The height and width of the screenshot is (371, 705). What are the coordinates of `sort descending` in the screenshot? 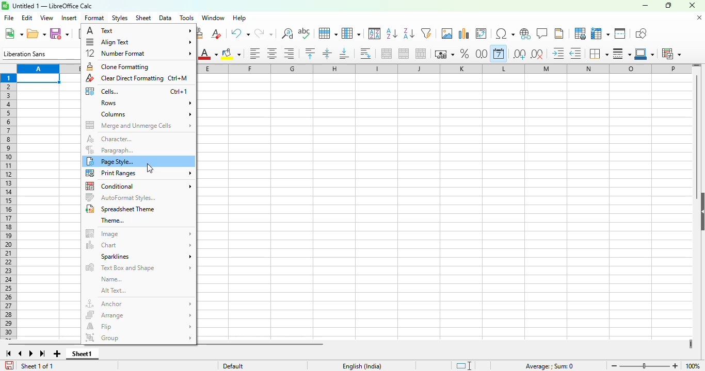 It's located at (409, 33).